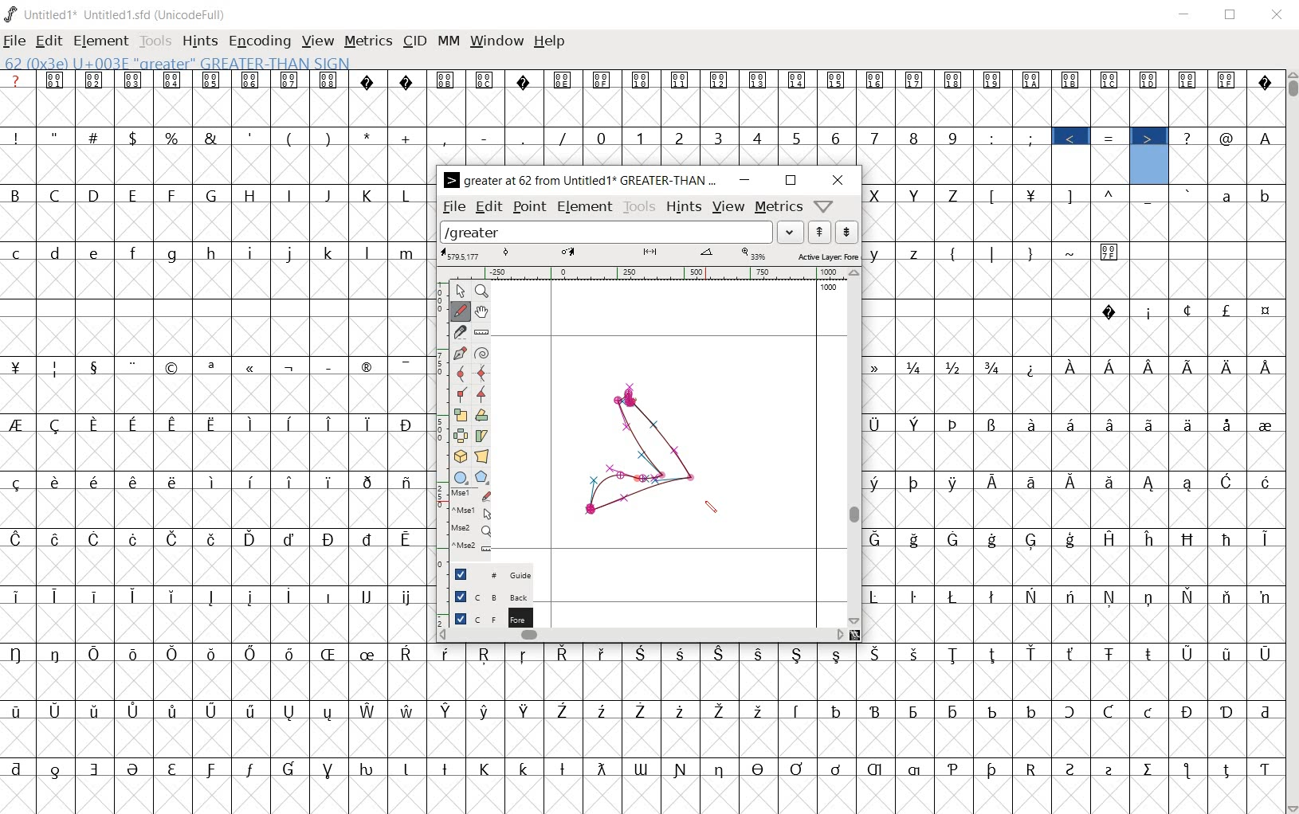 This screenshot has height=814, width=1299. I want to click on minimize, so click(1185, 15).